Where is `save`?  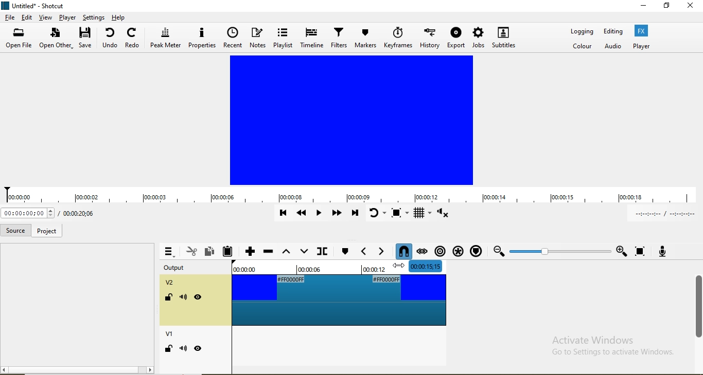
save is located at coordinates (87, 39).